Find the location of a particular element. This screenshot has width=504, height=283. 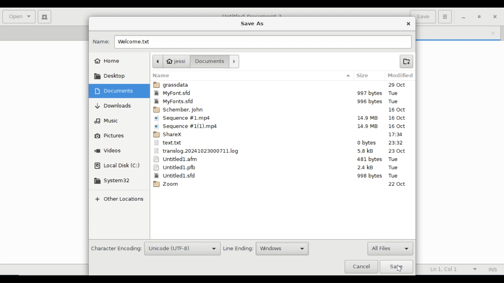

translog.2024102410323000711.log 5.8kB 23Oct is located at coordinates (281, 151).